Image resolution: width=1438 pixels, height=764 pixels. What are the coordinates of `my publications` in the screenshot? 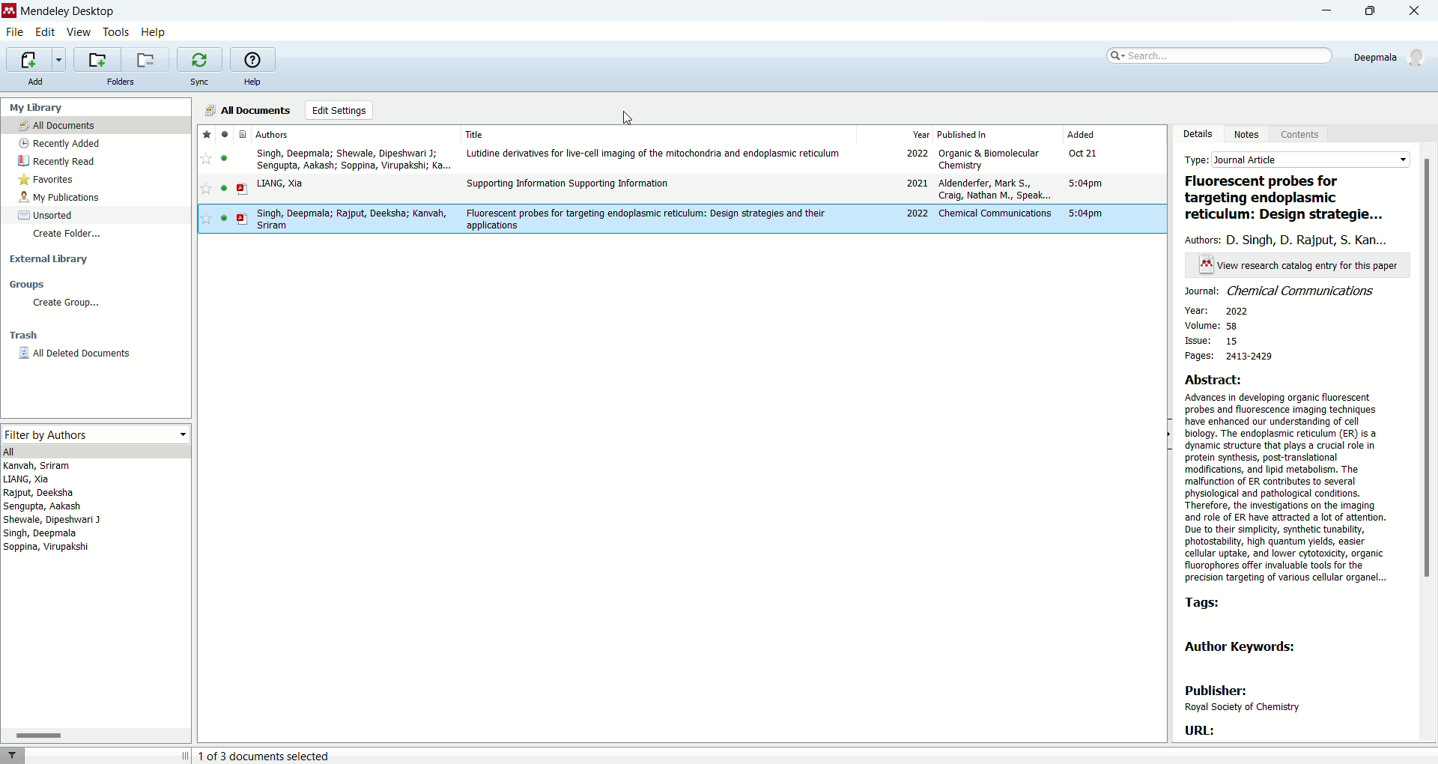 It's located at (61, 199).